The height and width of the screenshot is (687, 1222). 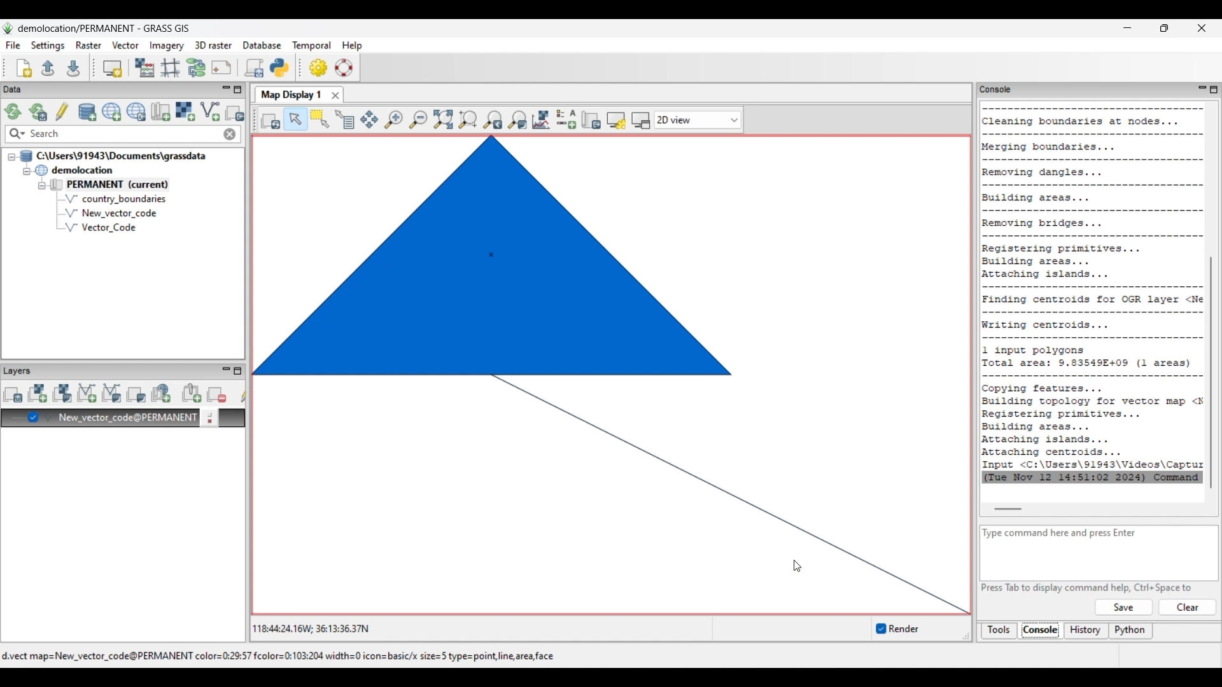 What do you see at coordinates (1132, 632) in the screenshot?
I see `Python` at bounding box center [1132, 632].